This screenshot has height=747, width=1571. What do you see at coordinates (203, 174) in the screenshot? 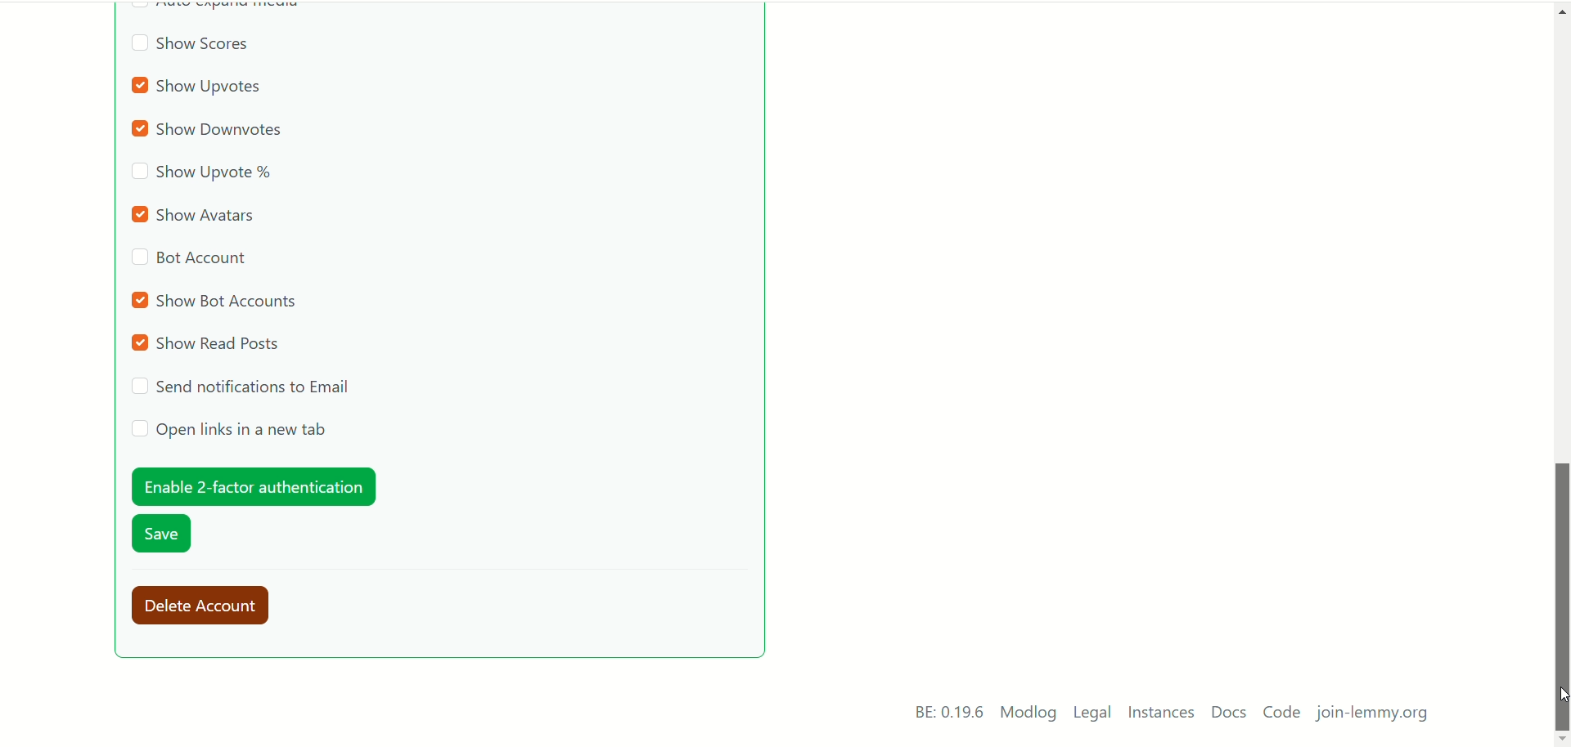
I see `show upvote` at bounding box center [203, 174].